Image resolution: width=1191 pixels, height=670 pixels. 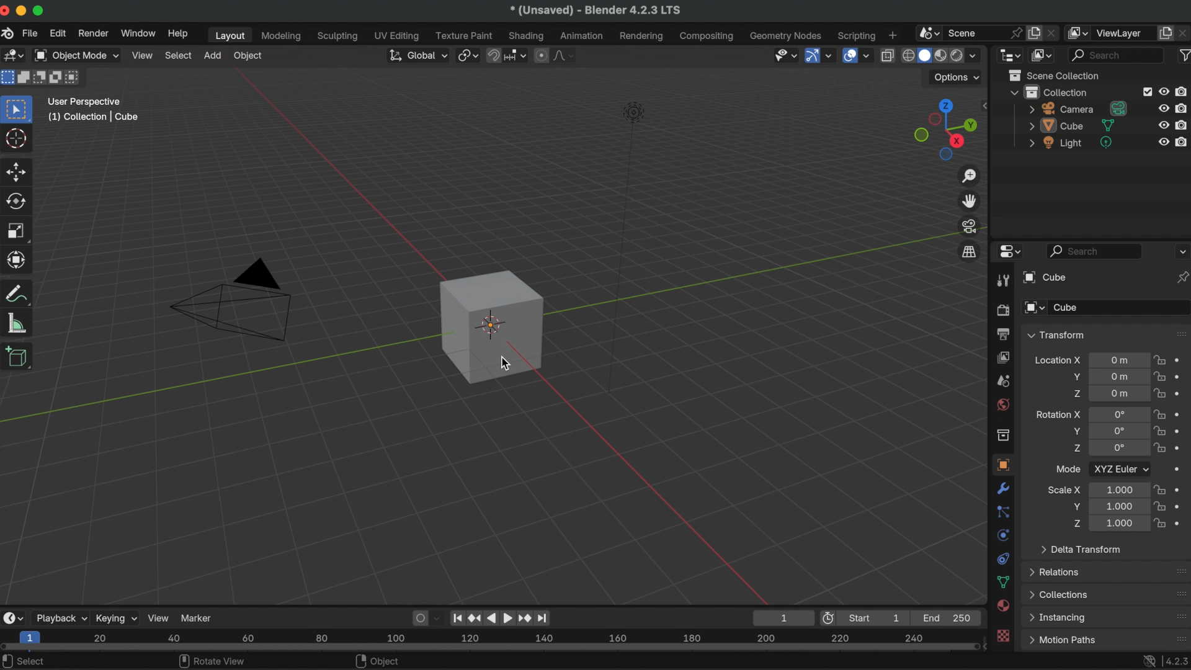 I want to click on select, so click(x=179, y=55).